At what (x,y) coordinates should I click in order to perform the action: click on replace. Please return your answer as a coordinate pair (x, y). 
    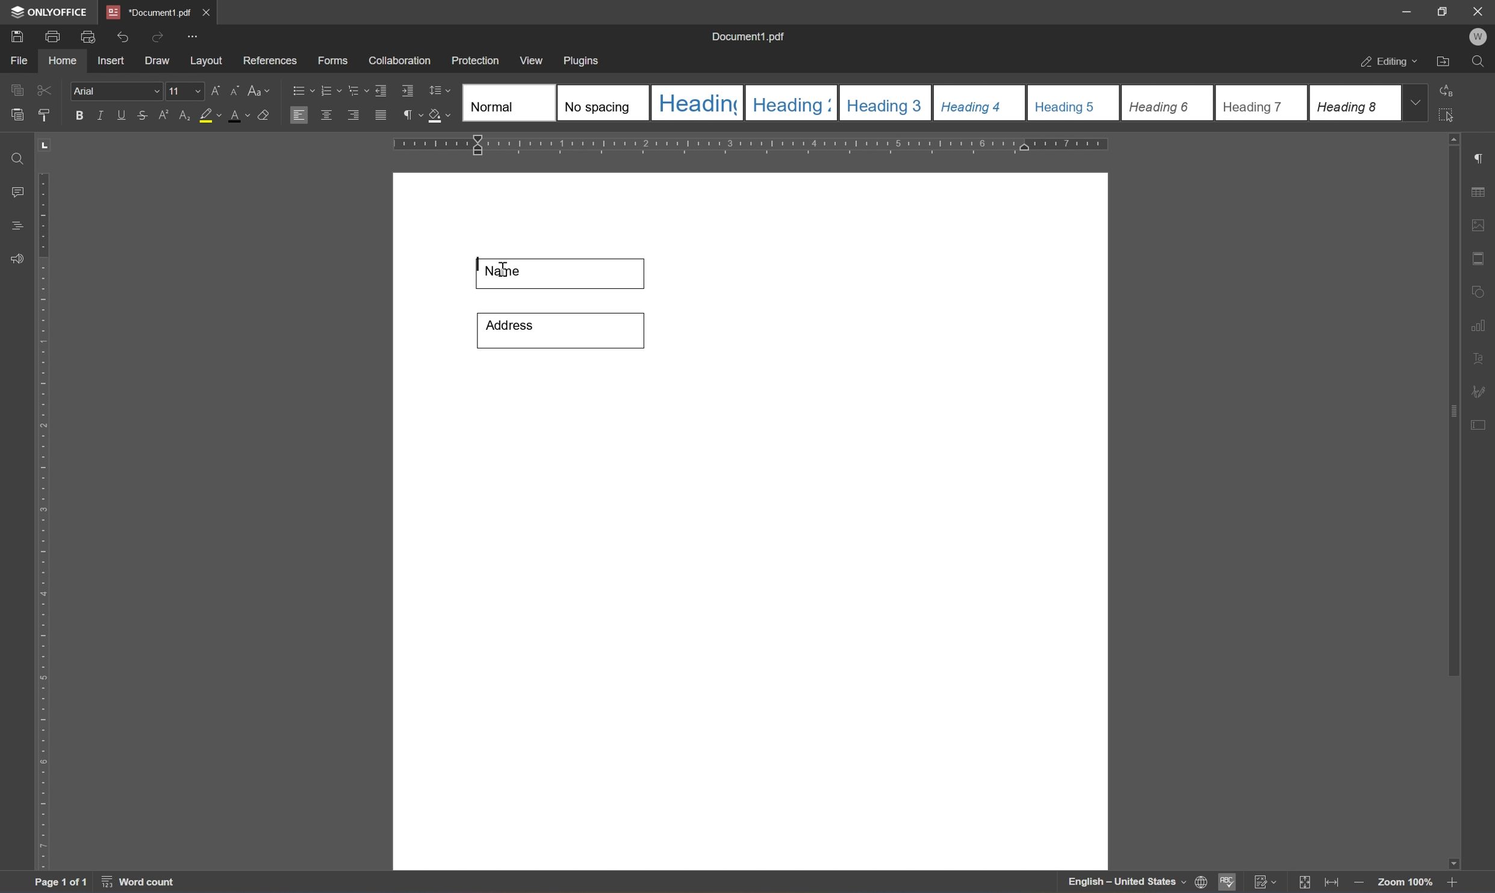
    Looking at the image, I should click on (1451, 91).